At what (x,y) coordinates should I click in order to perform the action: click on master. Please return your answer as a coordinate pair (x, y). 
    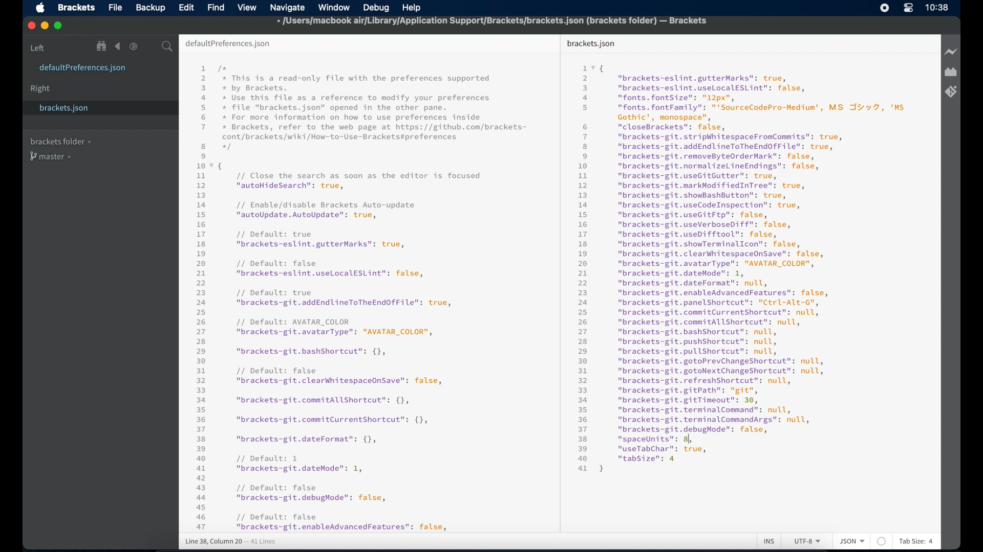
    Looking at the image, I should click on (52, 156).